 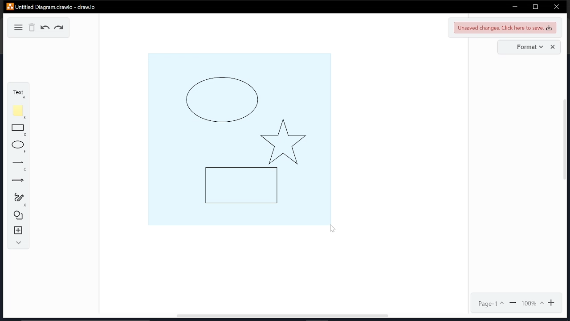 What do you see at coordinates (513, 303) in the screenshot?
I see `zoom out` at bounding box center [513, 303].